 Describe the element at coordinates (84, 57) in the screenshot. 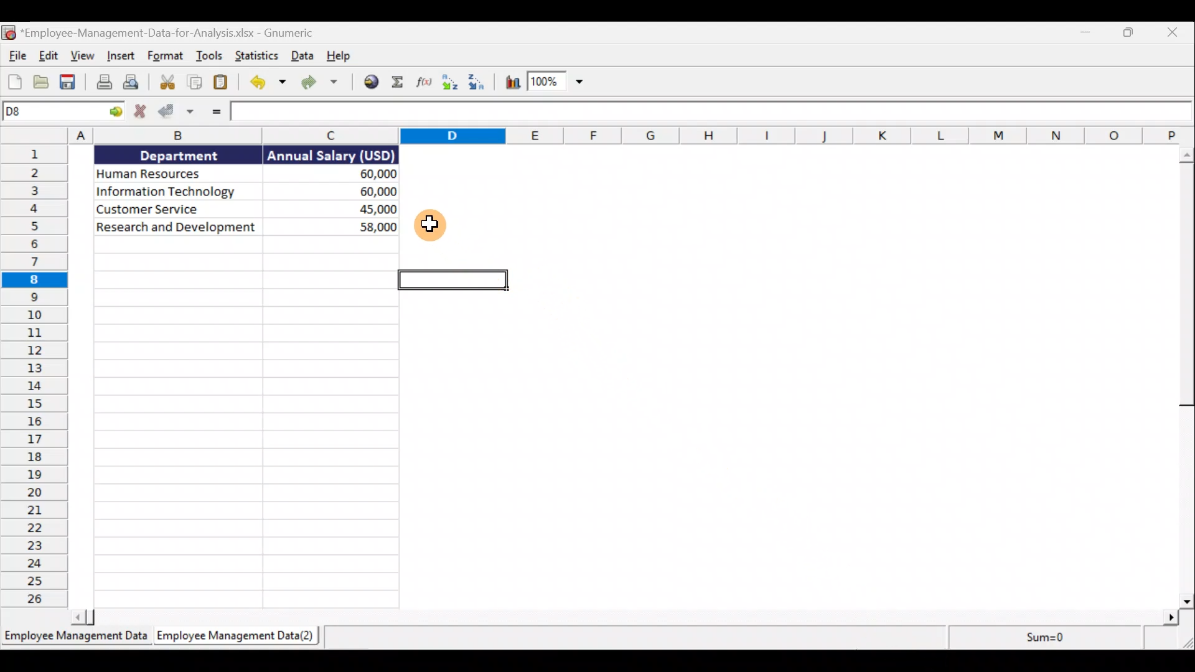

I see `View` at that location.